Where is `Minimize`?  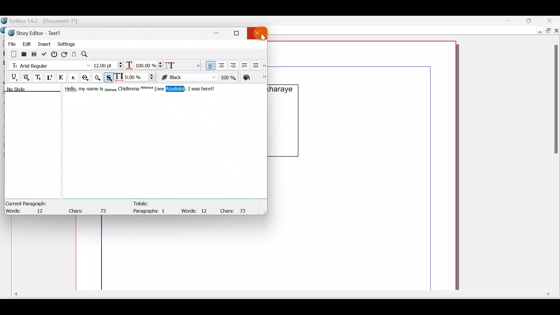 Minimize is located at coordinates (538, 31).